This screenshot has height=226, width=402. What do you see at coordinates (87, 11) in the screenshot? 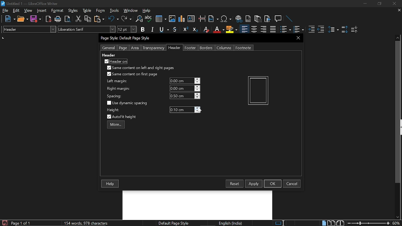
I see `table` at bounding box center [87, 11].